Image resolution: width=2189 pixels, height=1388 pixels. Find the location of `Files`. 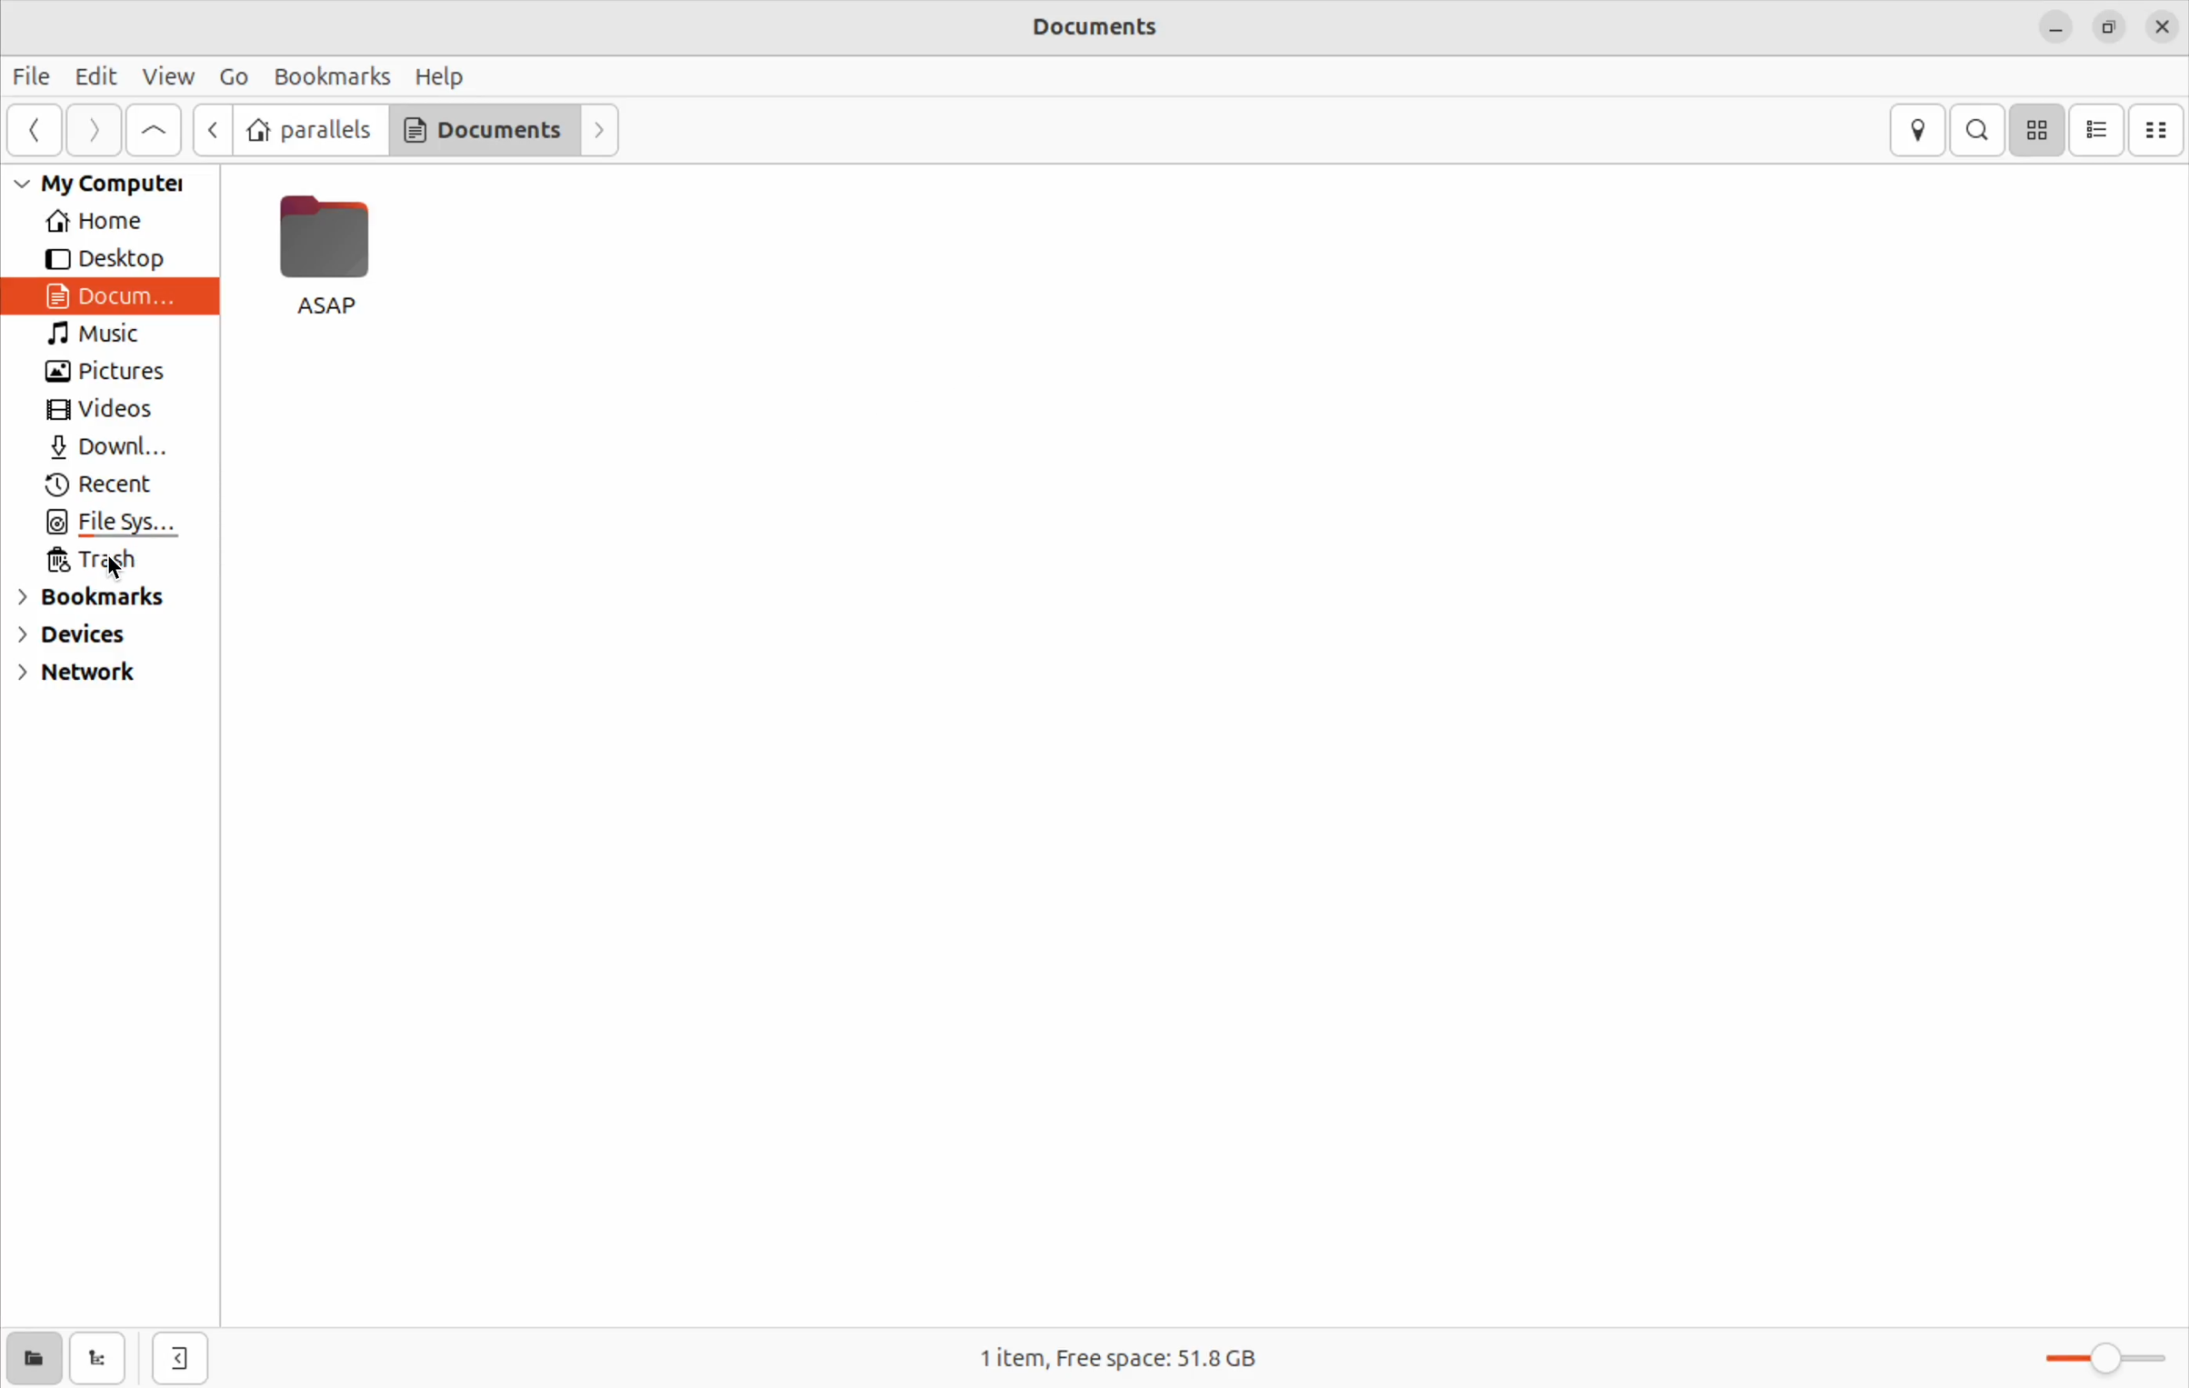

Files is located at coordinates (37, 74).